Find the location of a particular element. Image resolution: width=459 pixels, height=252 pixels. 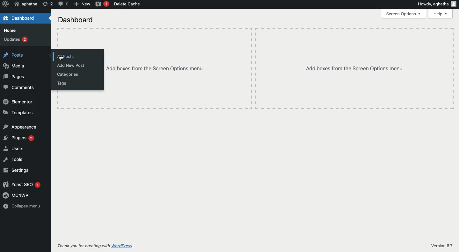

Posts is located at coordinates (15, 54).